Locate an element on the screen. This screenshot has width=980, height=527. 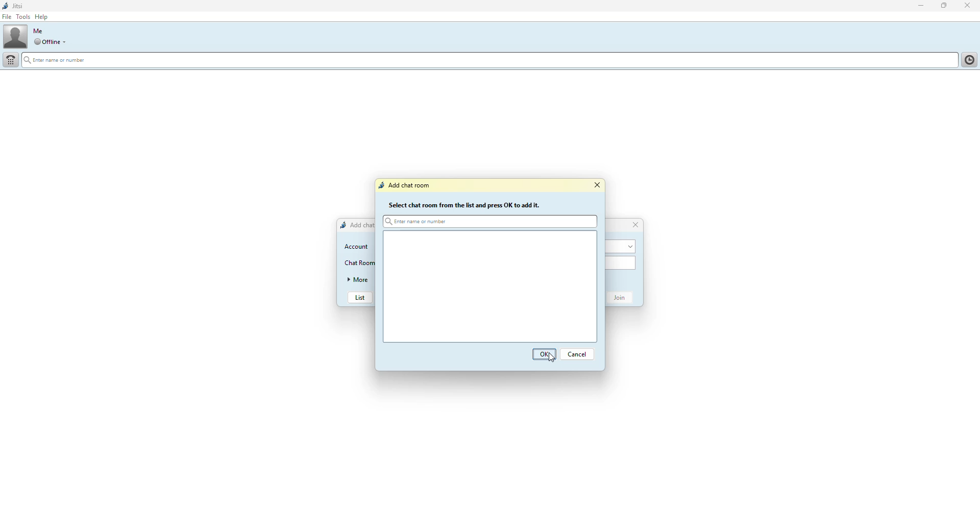
OK is located at coordinates (545, 355).